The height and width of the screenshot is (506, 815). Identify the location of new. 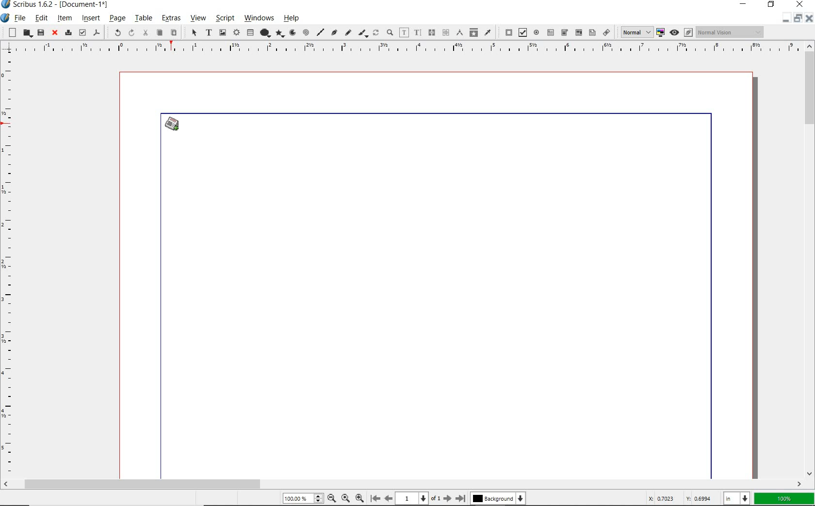
(11, 32).